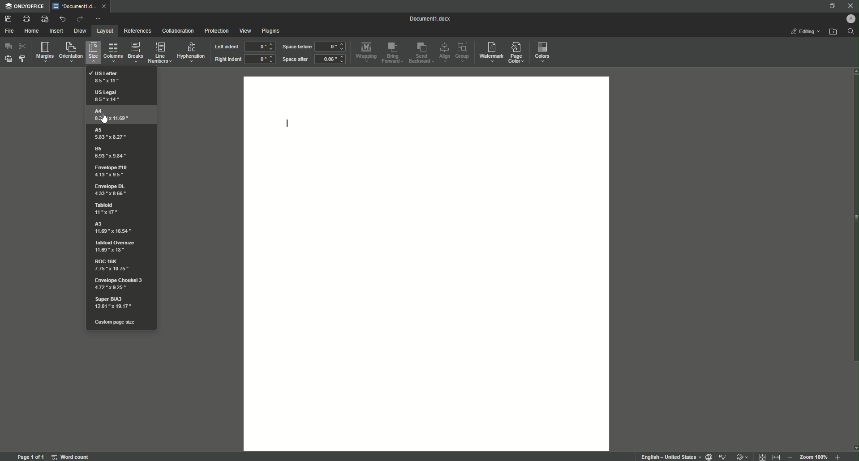 Image resolution: width=859 pixels, height=461 pixels. Describe the element at coordinates (430, 20) in the screenshot. I see `Document1.docx` at that location.